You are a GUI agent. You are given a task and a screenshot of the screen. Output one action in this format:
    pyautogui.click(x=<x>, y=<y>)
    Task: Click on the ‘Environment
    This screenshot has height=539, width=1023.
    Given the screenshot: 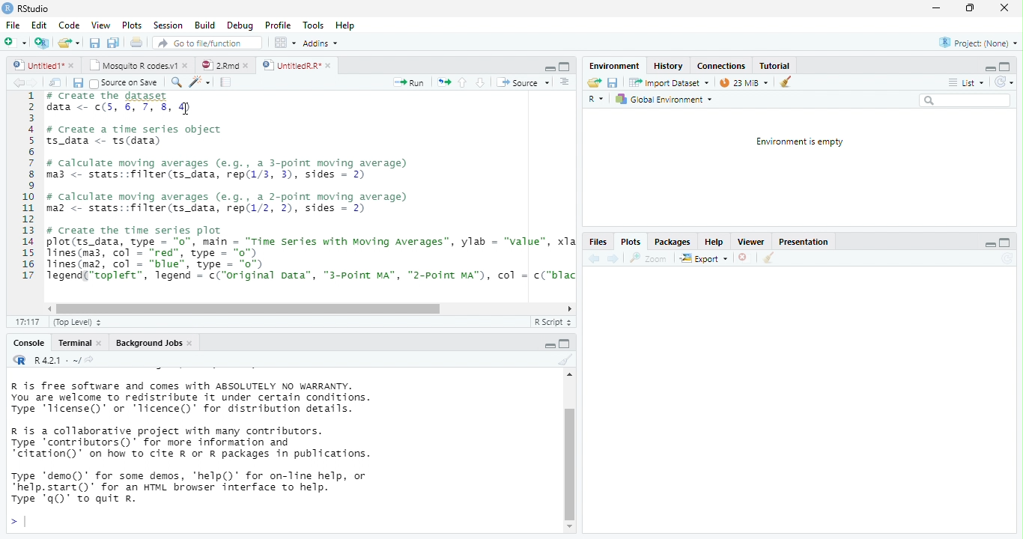 What is the action you would take?
    pyautogui.click(x=613, y=66)
    